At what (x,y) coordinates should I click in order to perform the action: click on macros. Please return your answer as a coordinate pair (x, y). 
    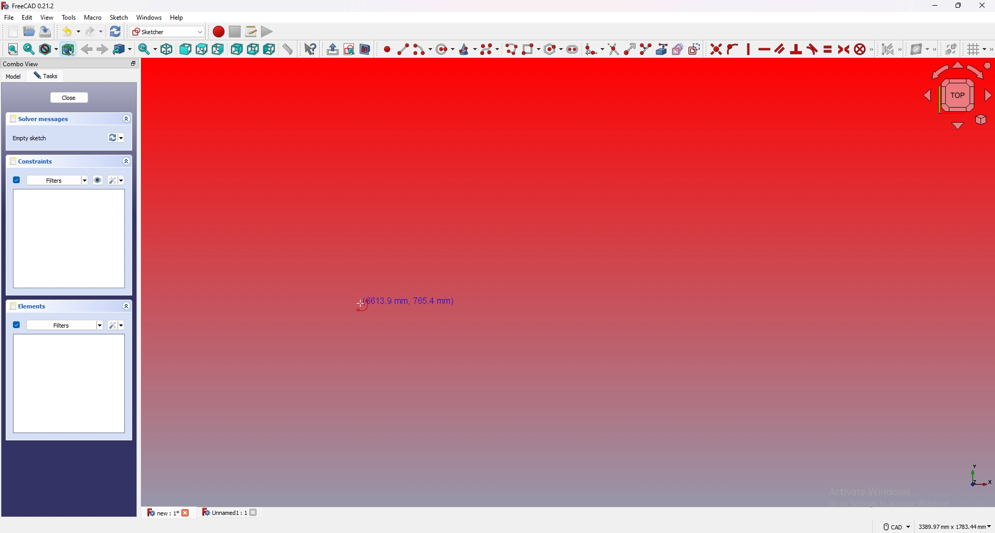
    Looking at the image, I should click on (251, 32).